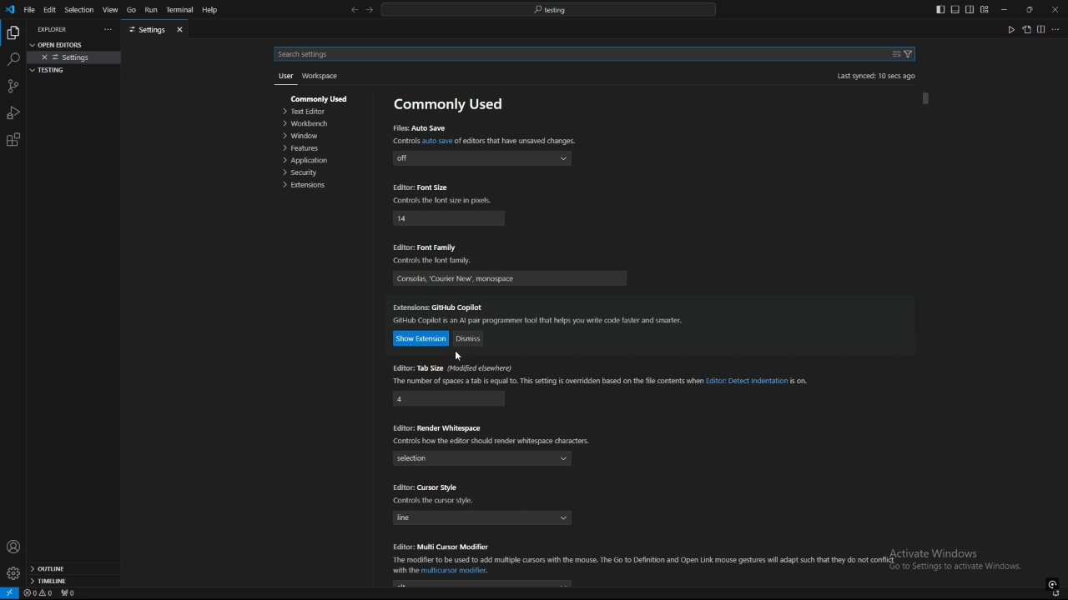 The image size is (1068, 600). I want to click on open settings, so click(1026, 29).